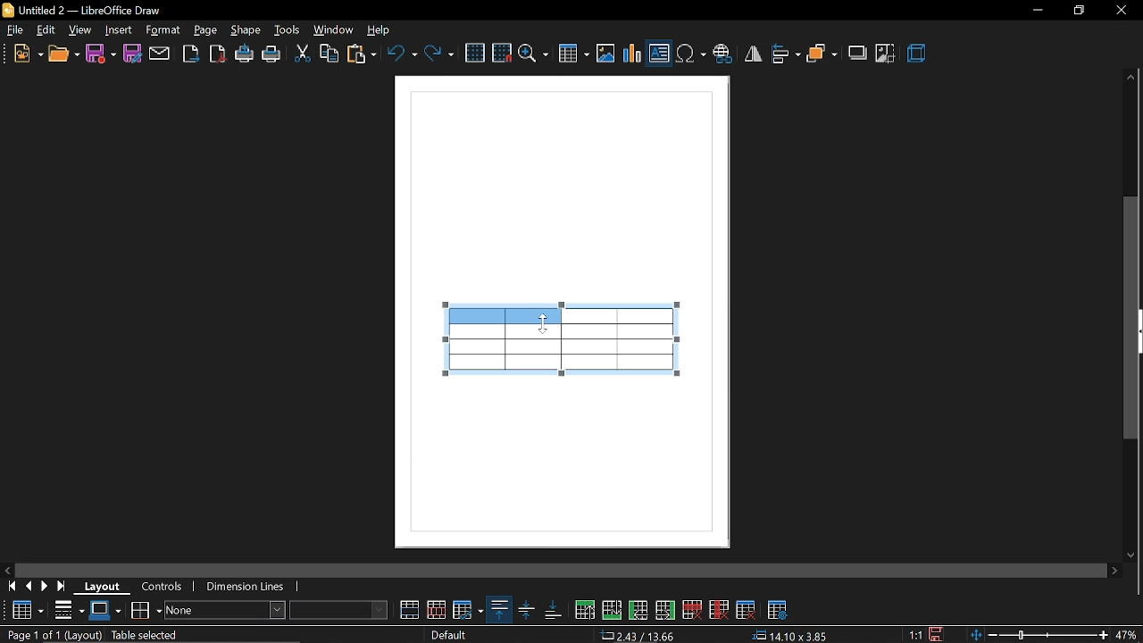  What do you see at coordinates (106, 587) in the screenshot?
I see `layout` at bounding box center [106, 587].